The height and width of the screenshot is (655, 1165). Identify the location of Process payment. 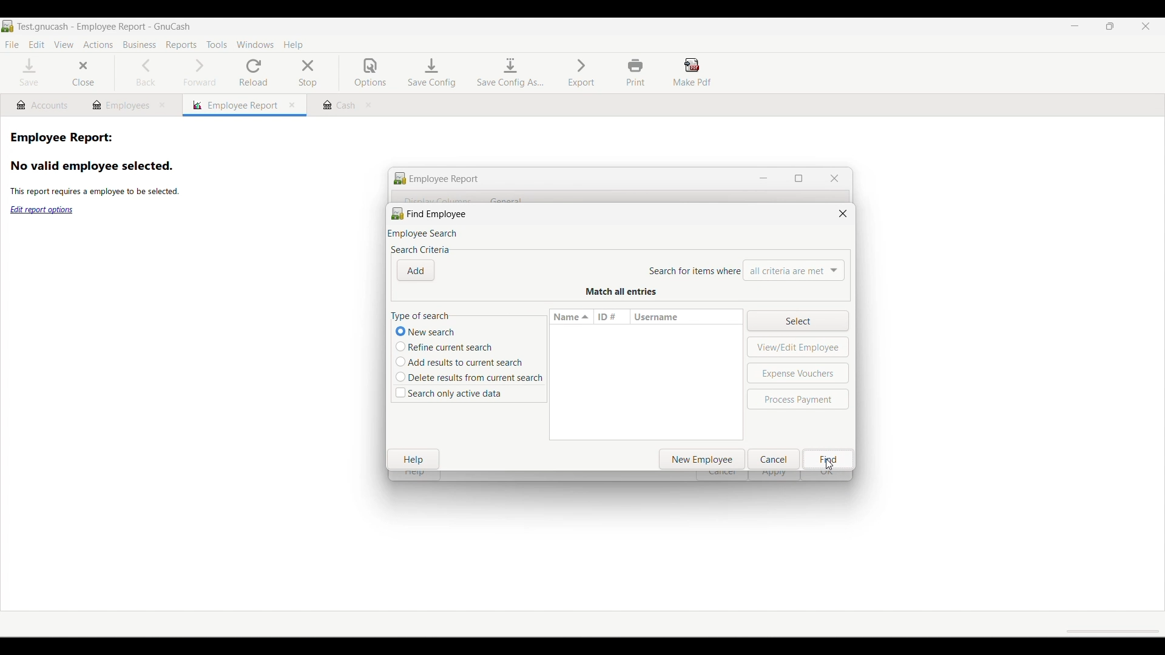
(798, 399).